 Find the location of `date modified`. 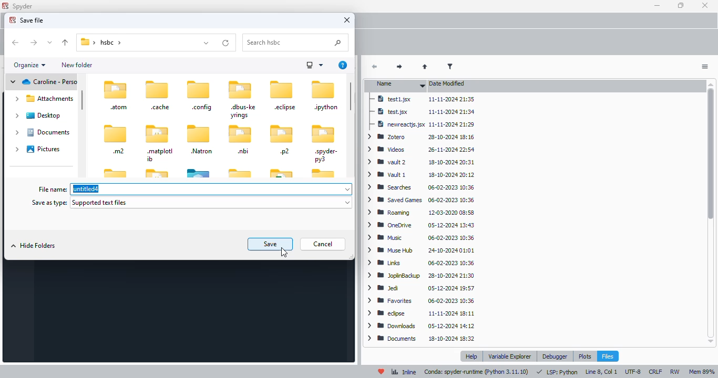

date modified is located at coordinates (448, 84).